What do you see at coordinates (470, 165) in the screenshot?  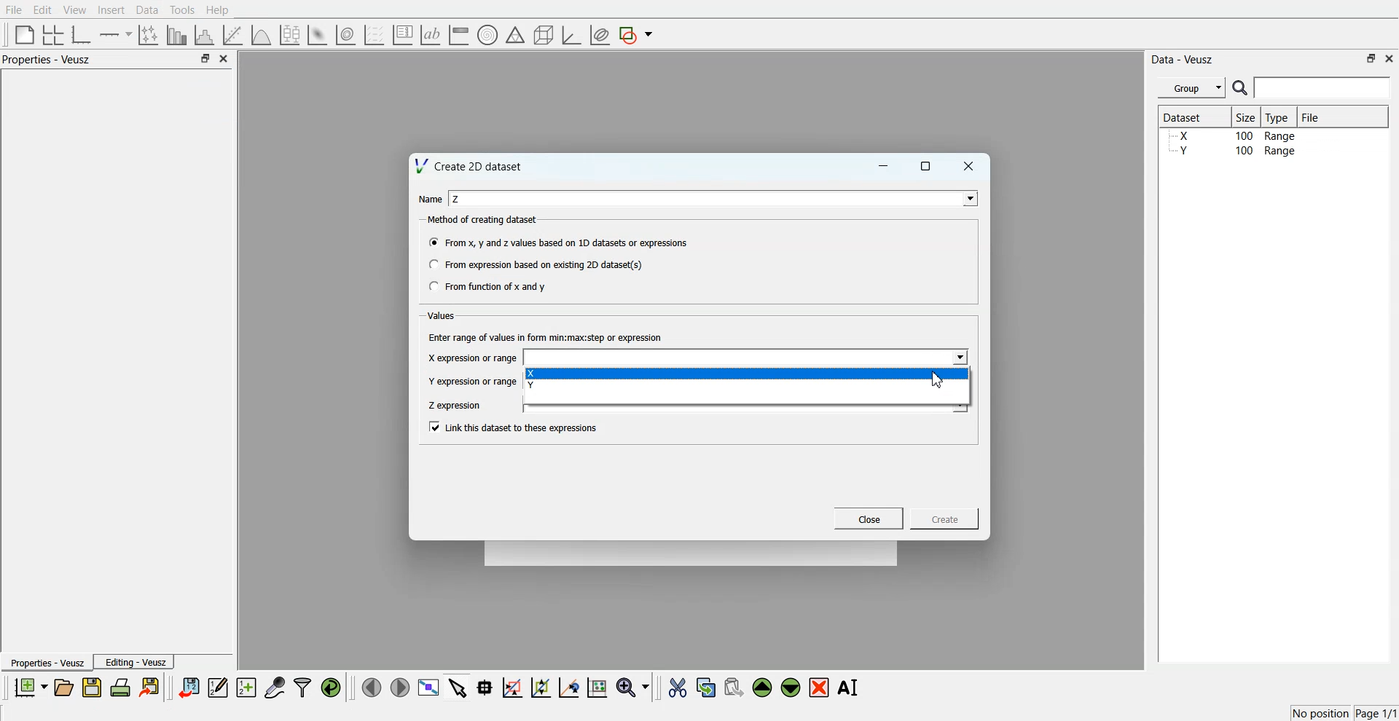 I see `V/ Create 2D dataset` at bounding box center [470, 165].